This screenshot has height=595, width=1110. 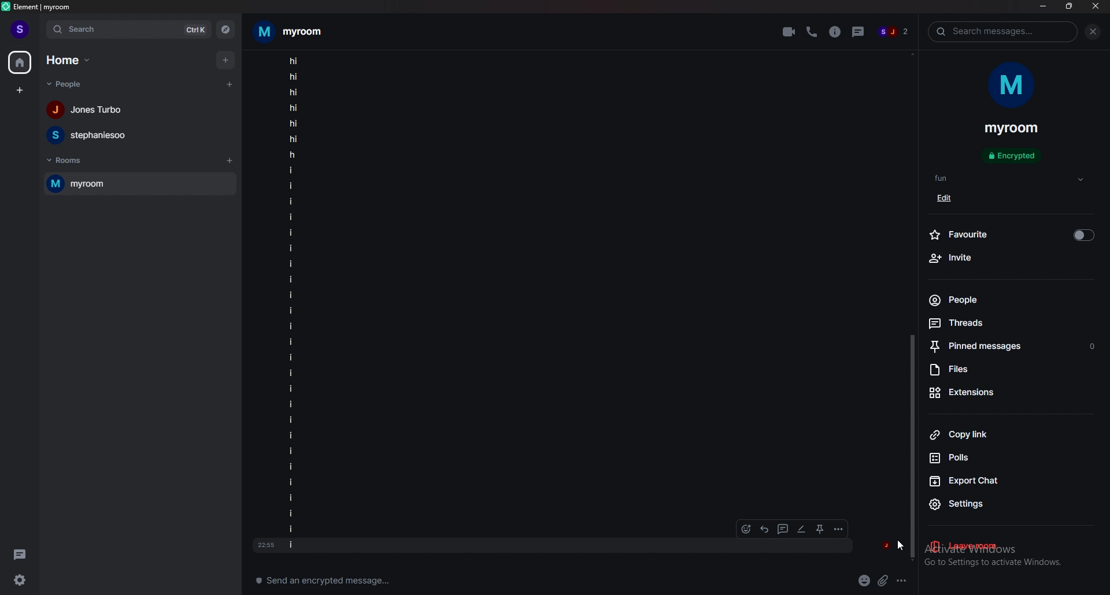 I want to click on minimize, so click(x=1043, y=7).